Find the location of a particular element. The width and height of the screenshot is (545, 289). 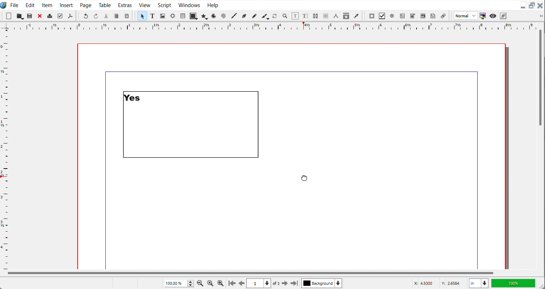

Zoom In is located at coordinates (221, 283).